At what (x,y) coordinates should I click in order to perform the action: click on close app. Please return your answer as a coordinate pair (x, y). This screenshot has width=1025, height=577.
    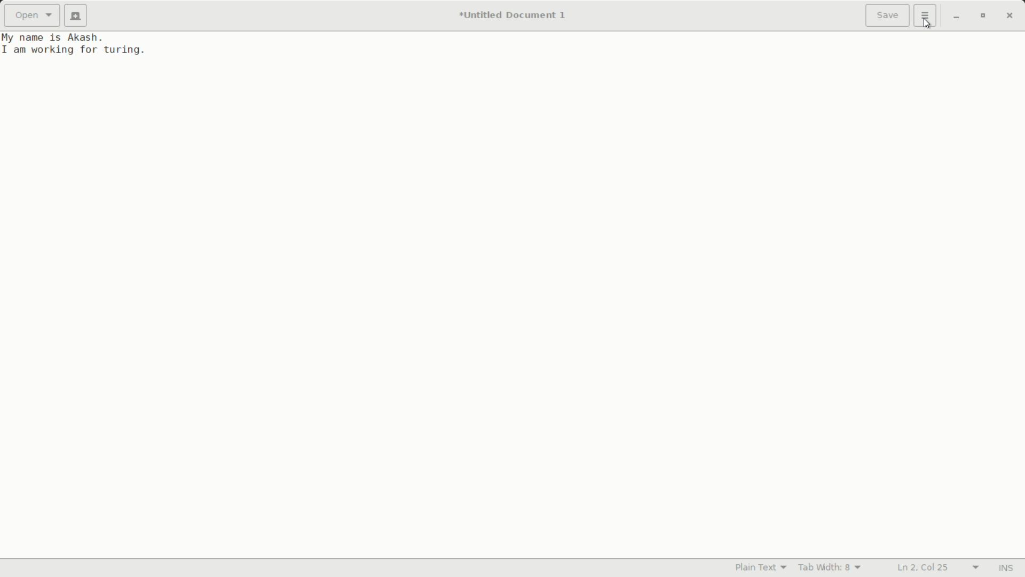
    Looking at the image, I should click on (1012, 17).